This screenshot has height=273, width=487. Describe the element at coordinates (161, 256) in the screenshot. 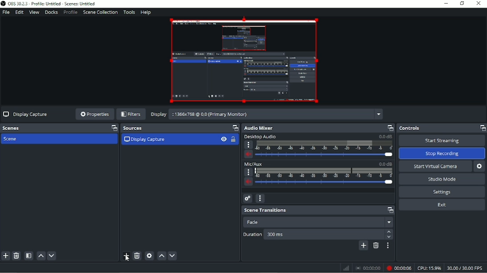

I see `Move source(s) up` at that location.